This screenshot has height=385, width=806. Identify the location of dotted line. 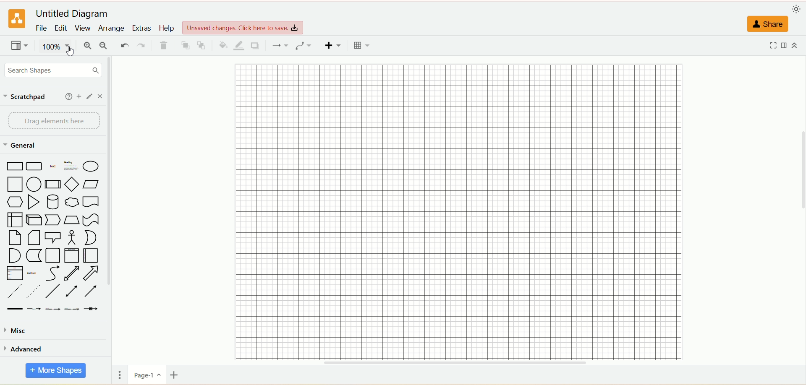
(33, 291).